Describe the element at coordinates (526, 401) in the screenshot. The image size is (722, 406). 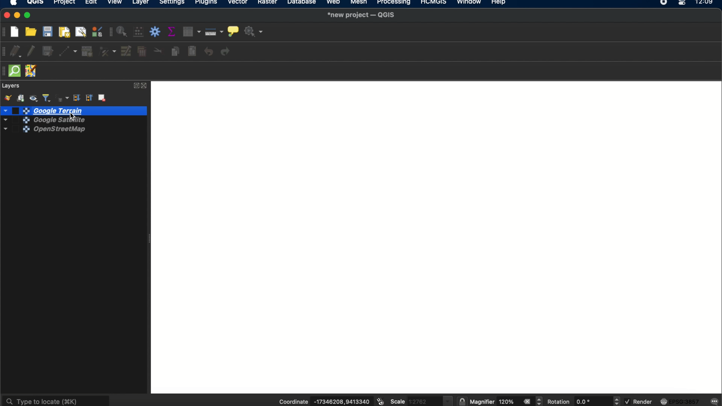
I see `close` at that location.